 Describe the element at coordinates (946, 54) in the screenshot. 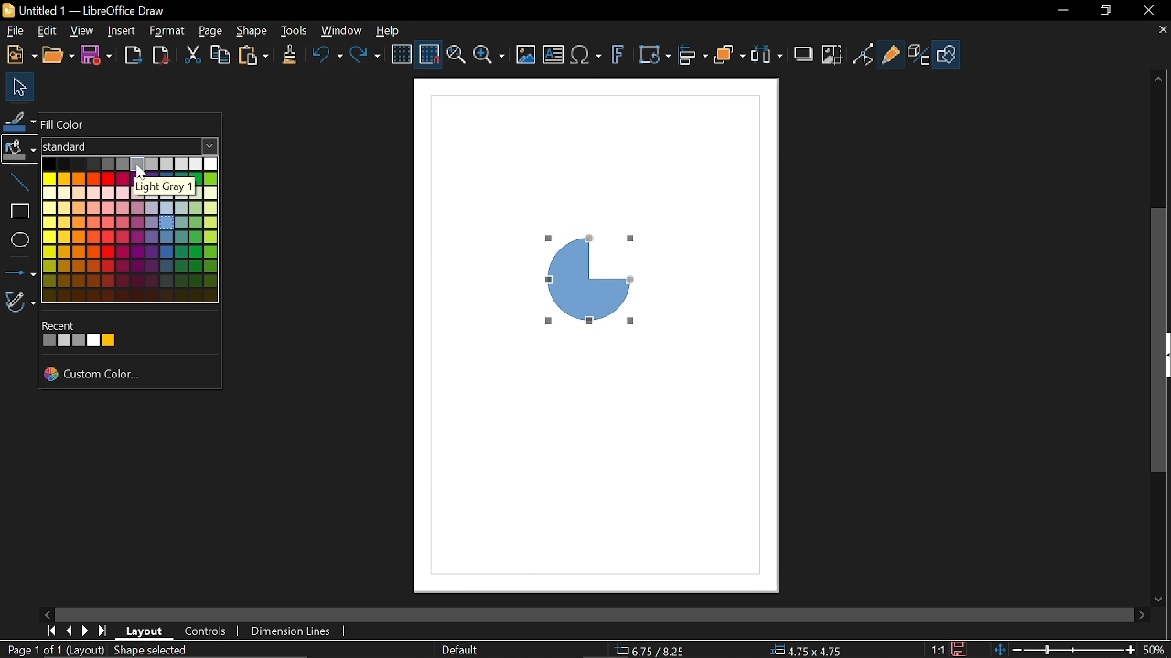

I see `Show draw functions` at that location.